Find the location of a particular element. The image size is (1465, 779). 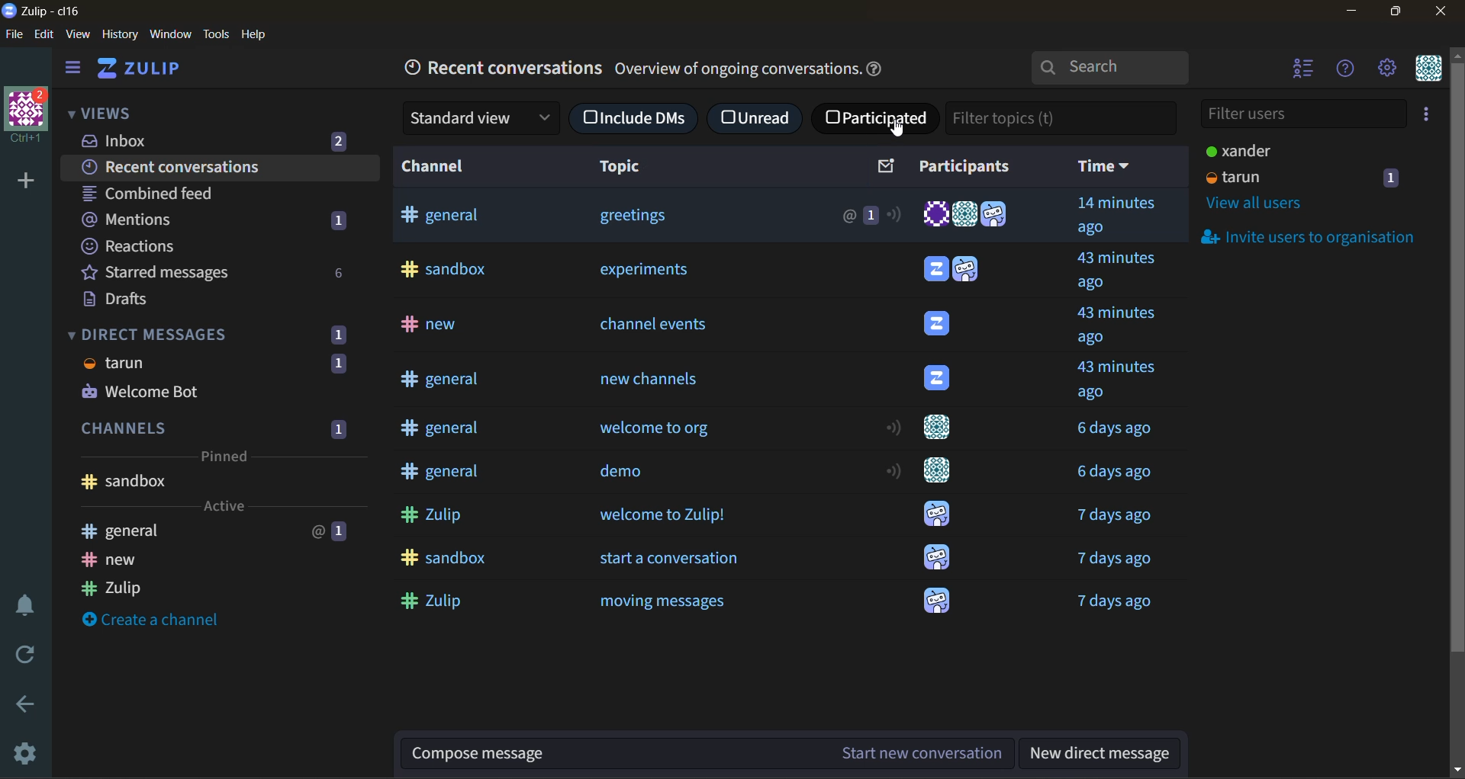

recent conversations is located at coordinates (221, 168).